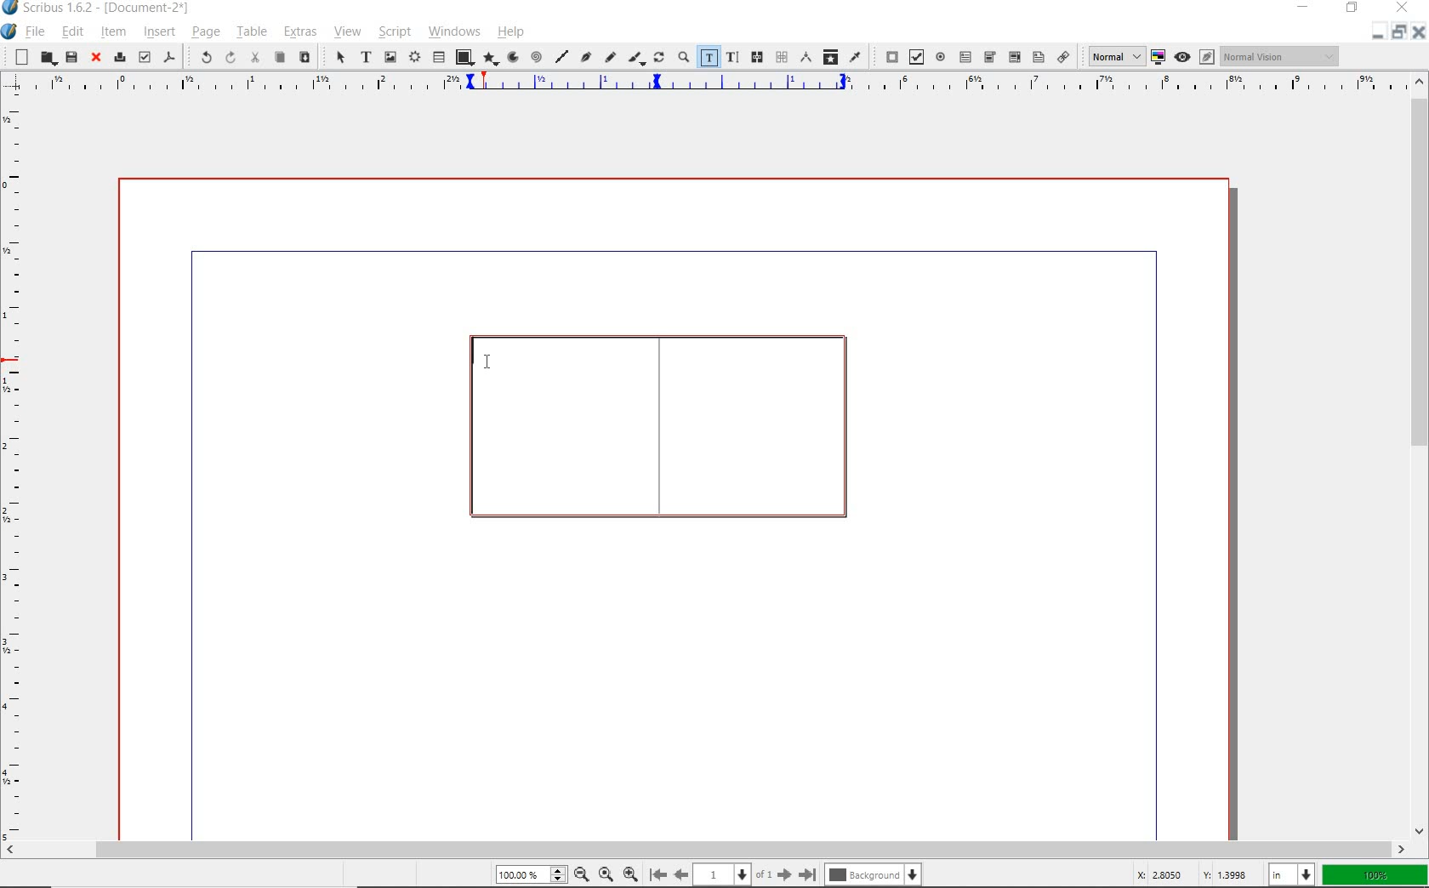 This screenshot has height=888, width=1429. Describe the element at coordinates (872, 874) in the screenshot. I see `background ` at that location.